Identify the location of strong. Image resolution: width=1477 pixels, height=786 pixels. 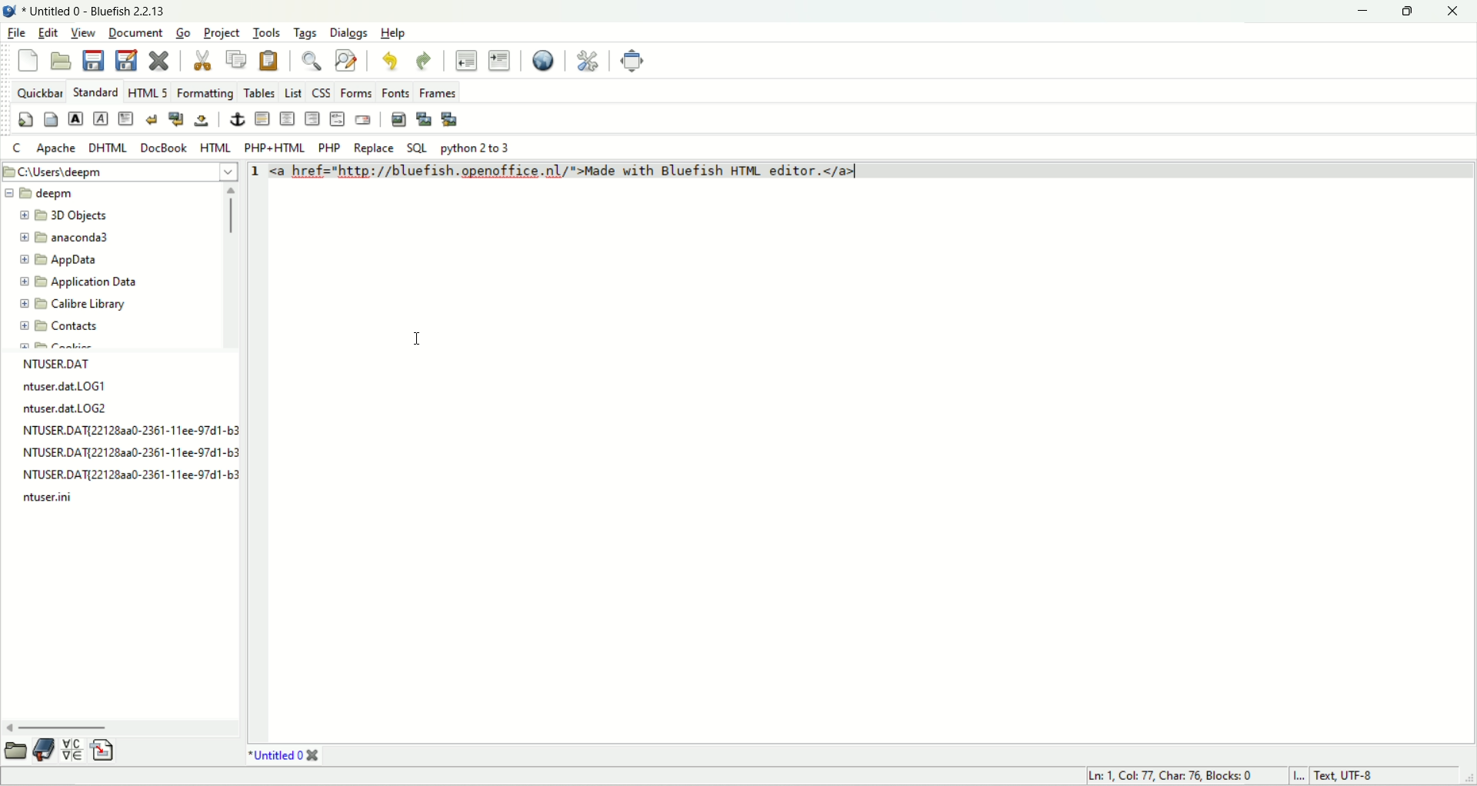
(75, 120).